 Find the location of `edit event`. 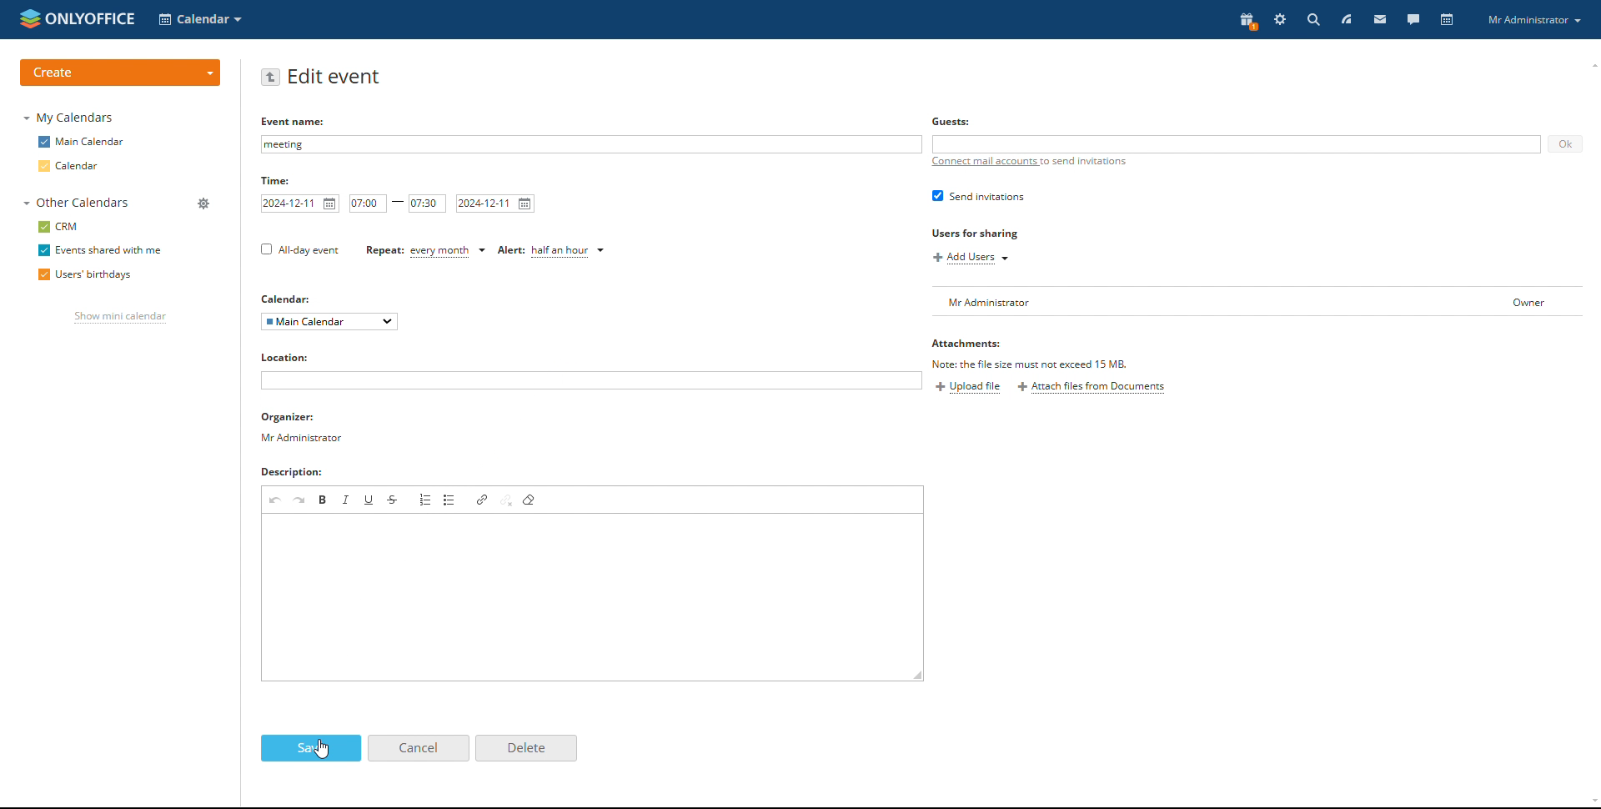

edit event is located at coordinates (337, 77).